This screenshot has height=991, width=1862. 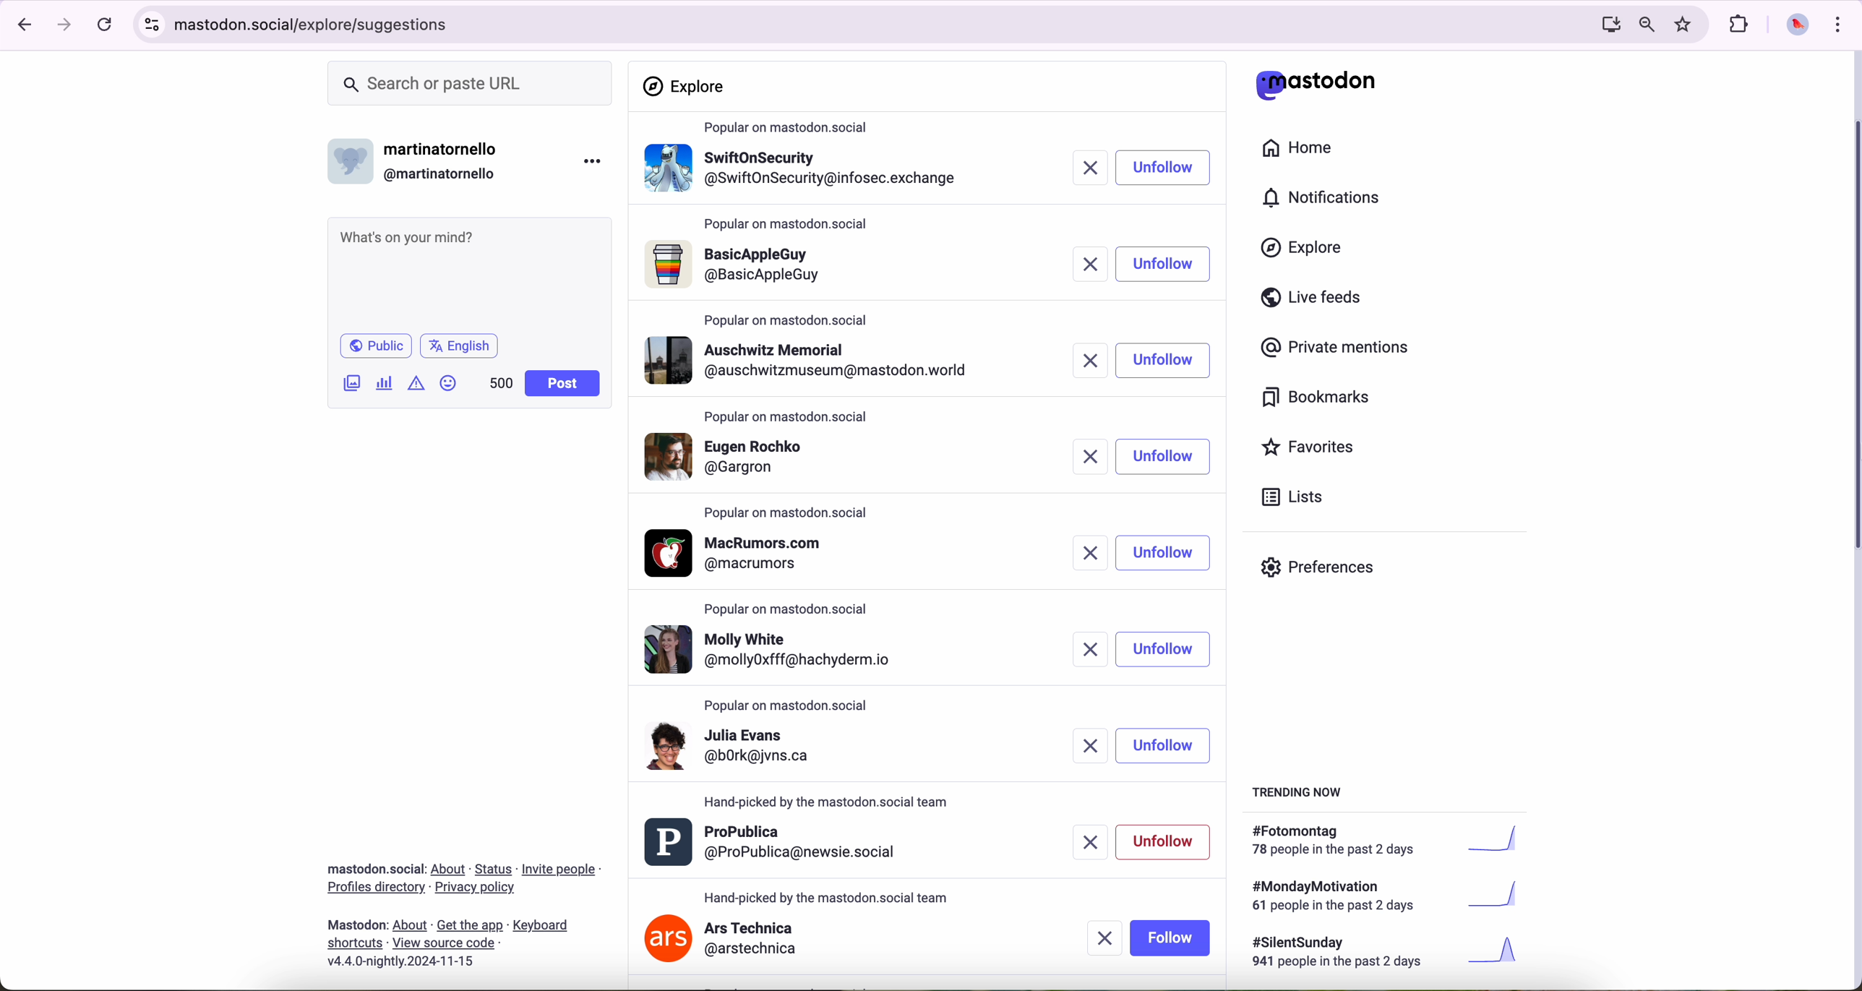 I want to click on popular on mastodon.social, so click(x=828, y=802).